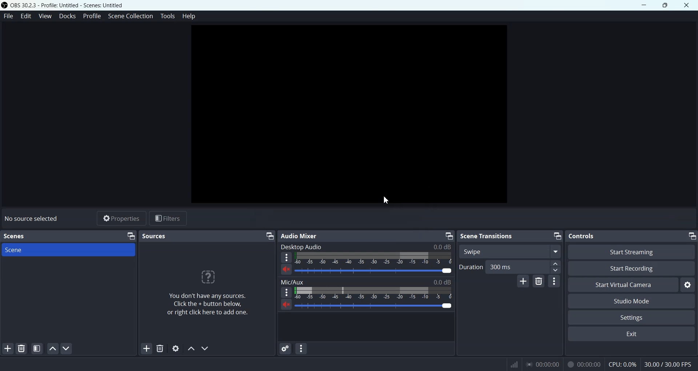  Describe the element at coordinates (631, 317) in the screenshot. I see `Settings` at that location.